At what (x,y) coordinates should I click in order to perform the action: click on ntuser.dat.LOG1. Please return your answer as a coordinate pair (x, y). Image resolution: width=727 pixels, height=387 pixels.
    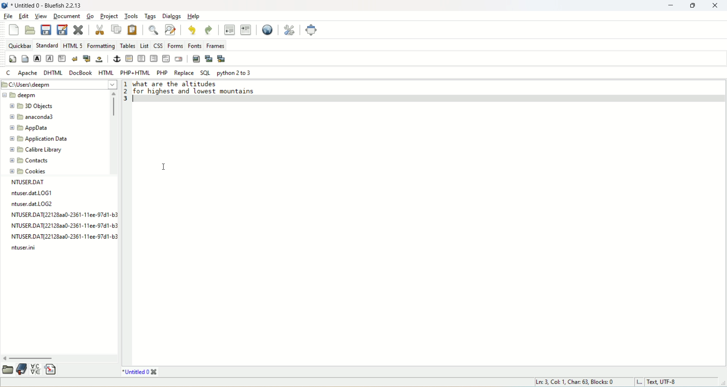
    Looking at the image, I should click on (31, 193).